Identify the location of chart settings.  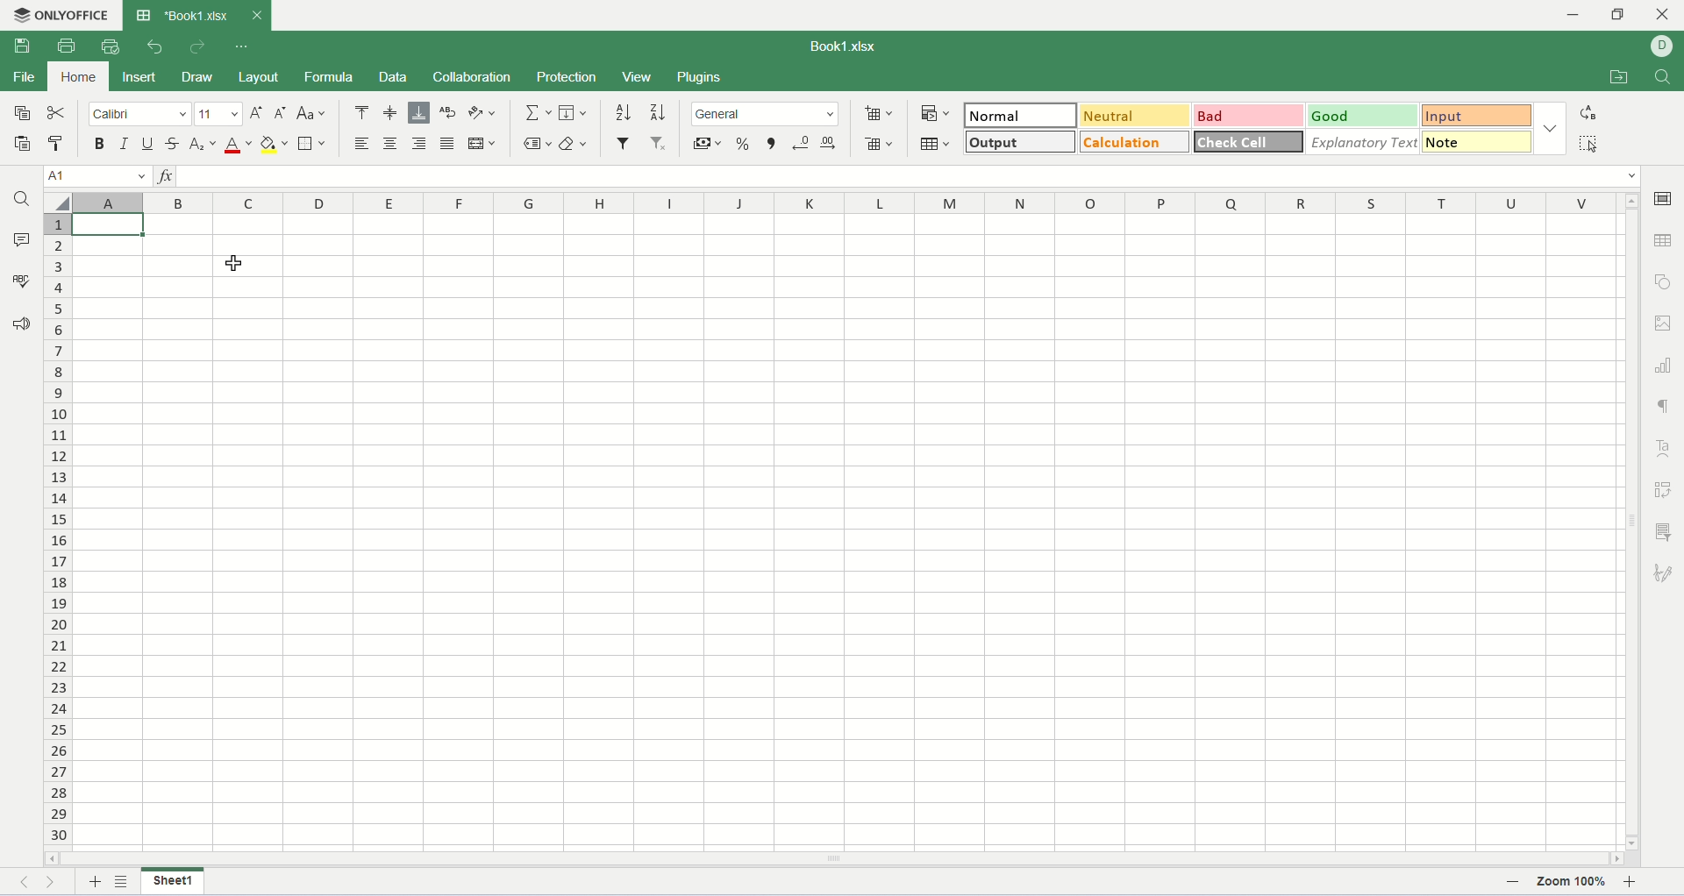
(1665, 366).